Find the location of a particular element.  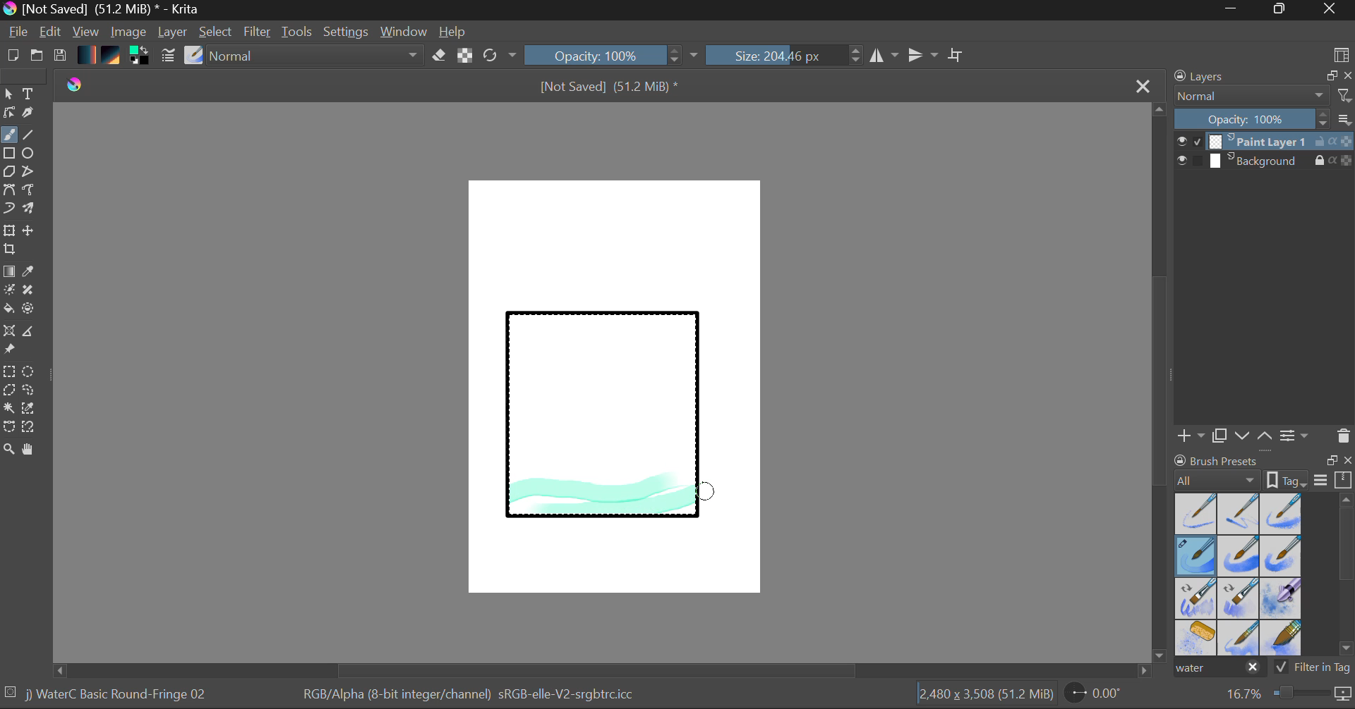

Zoom is located at coordinates (1287, 694).